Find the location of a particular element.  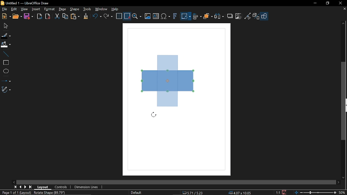

Page 1 of 1 (Layout) is located at coordinates (16, 193).